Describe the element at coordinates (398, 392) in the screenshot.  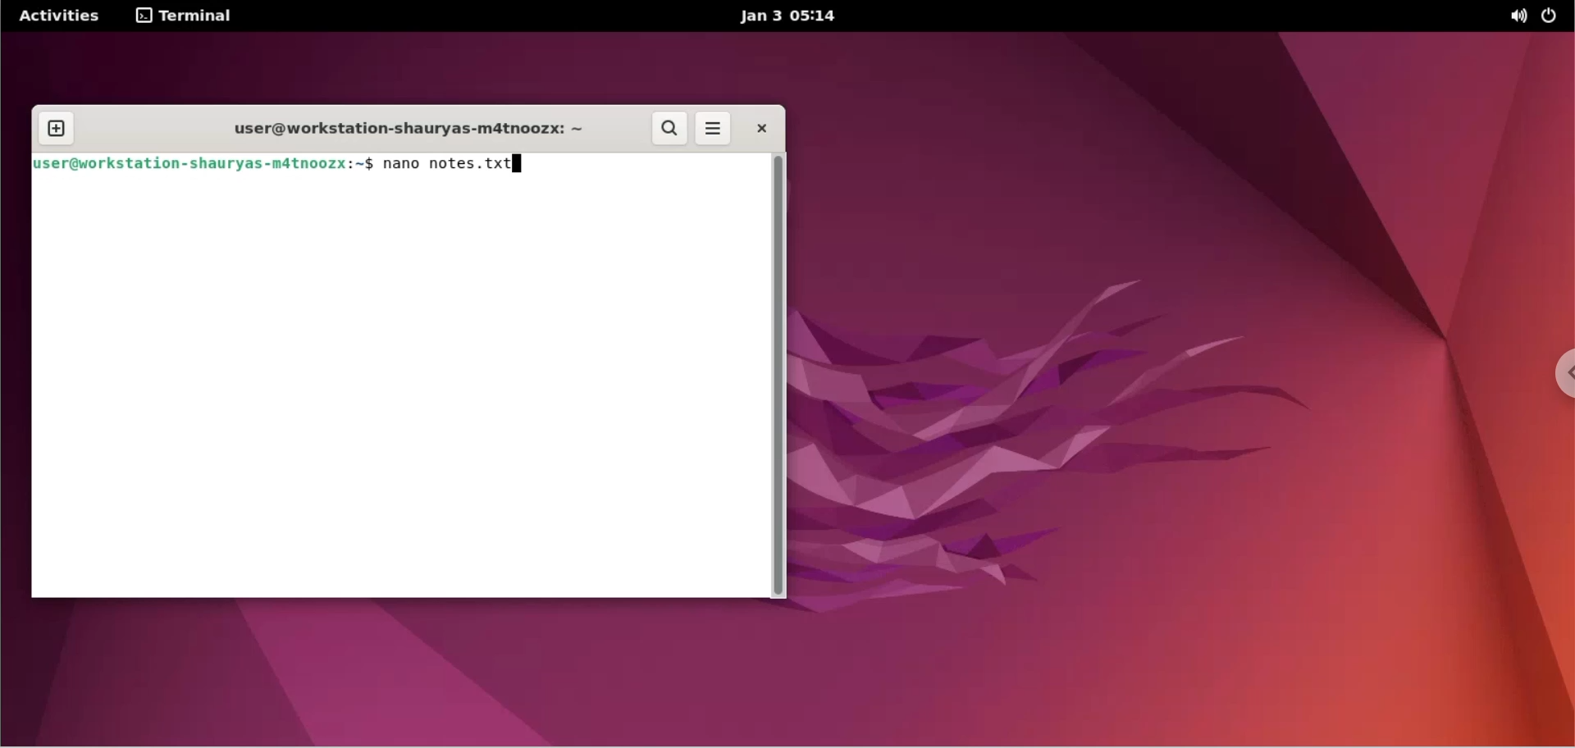
I see `command input box` at that location.